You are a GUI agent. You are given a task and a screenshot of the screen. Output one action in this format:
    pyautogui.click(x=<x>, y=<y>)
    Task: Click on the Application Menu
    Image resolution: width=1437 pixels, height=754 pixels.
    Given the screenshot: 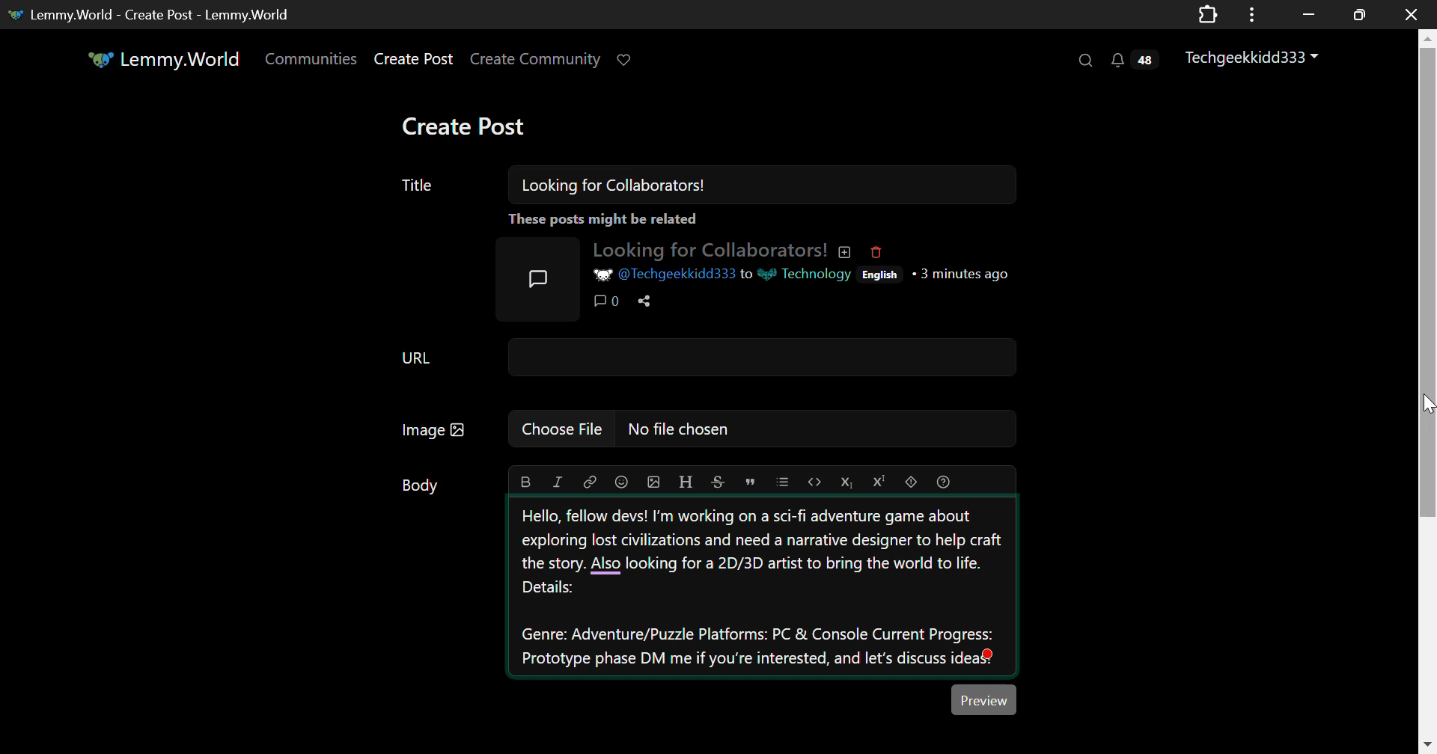 What is the action you would take?
    pyautogui.click(x=1254, y=14)
    